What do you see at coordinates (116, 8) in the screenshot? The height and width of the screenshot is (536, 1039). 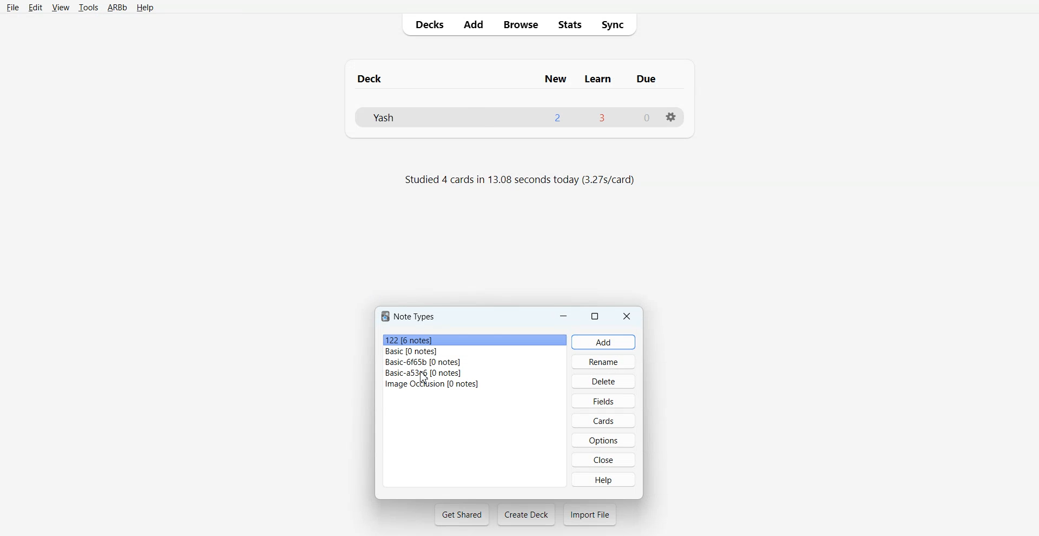 I see `ARBb` at bounding box center [116, 8].